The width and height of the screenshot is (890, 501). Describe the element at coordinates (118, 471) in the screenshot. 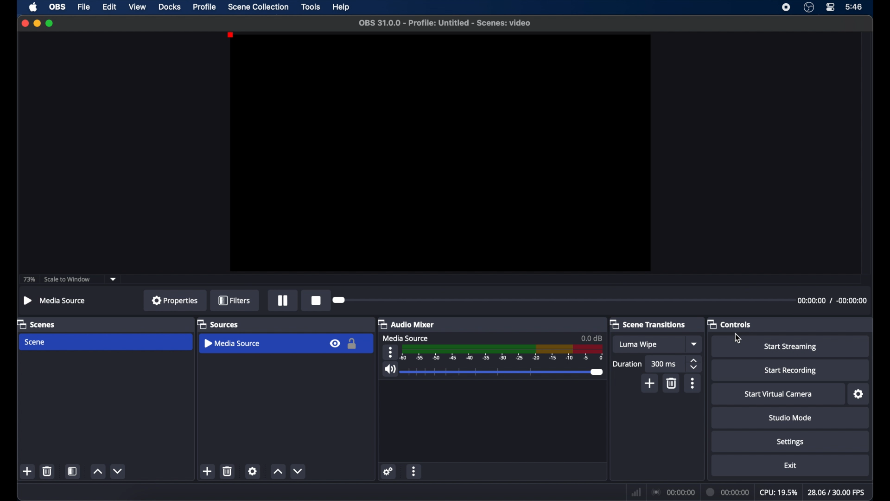

I see `decrement` at that location.